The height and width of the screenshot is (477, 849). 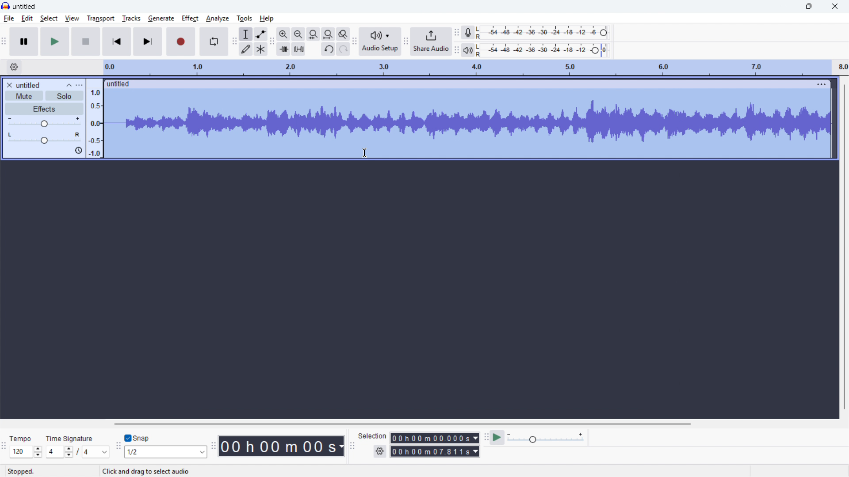 What do you see at coordinates (822, 83) in the screenshot?
I see `track options ` at bounding box center [822, 83].